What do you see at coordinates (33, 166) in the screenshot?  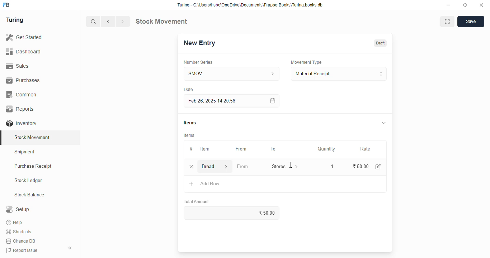 I see `purchase receipt` at bounding box center [33, 166].